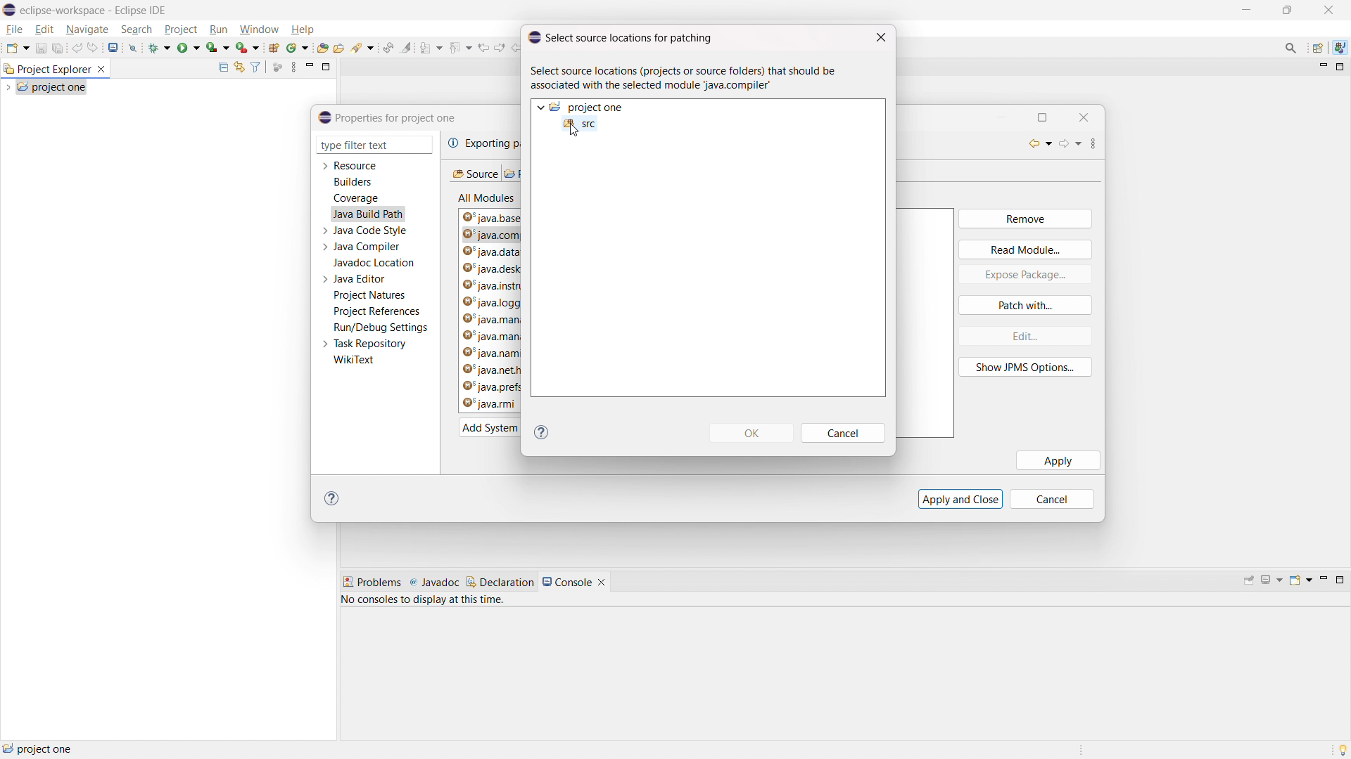 The image size is (1351, 759). Describe the element at coordinates (46, 68) in the screenshot. I see `project explorer` at that location.